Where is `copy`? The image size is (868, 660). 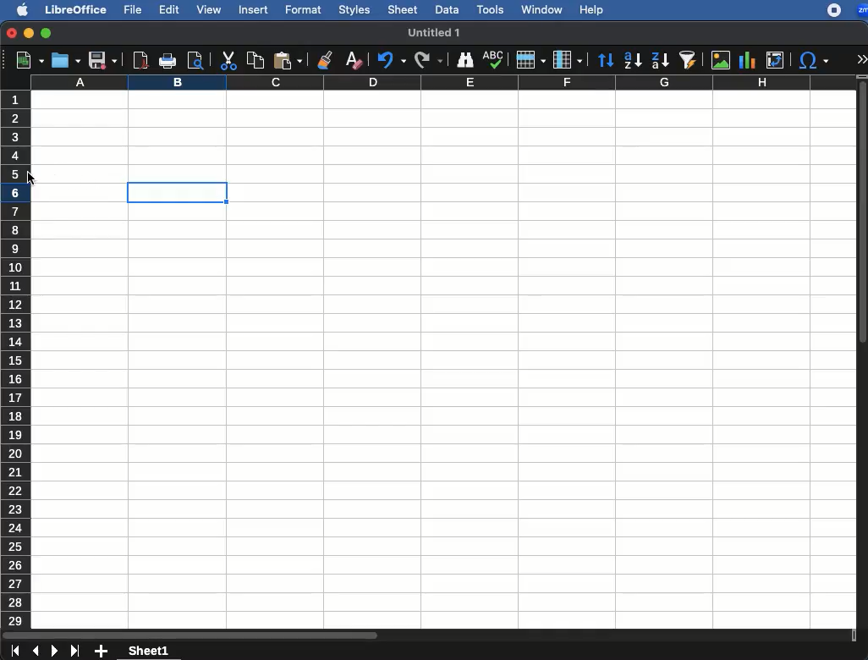 copy is located at coordinates (253, 61).